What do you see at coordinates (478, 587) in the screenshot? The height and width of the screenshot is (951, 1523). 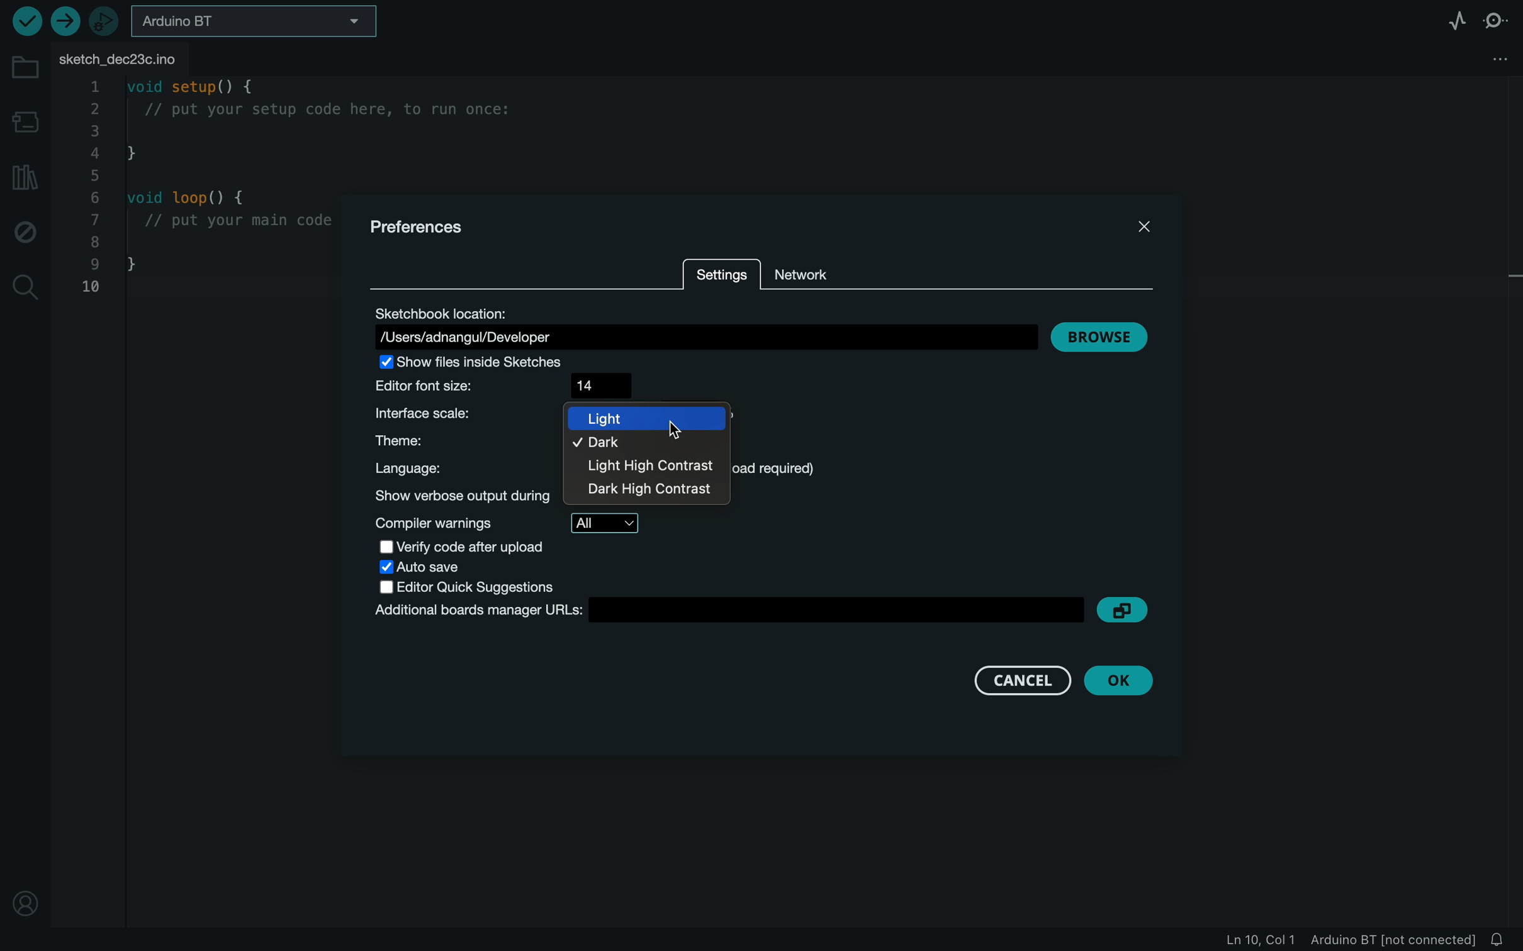 I see `editor` at bounding box center [478, 587].